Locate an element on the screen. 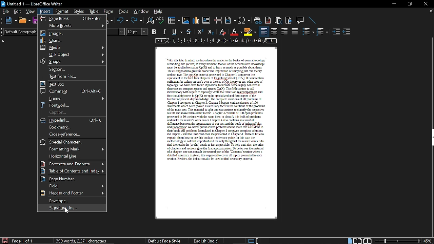 Image resolution: width=434 pixels, height=244 pixels. increase indent is located at coordinates (337, 31).